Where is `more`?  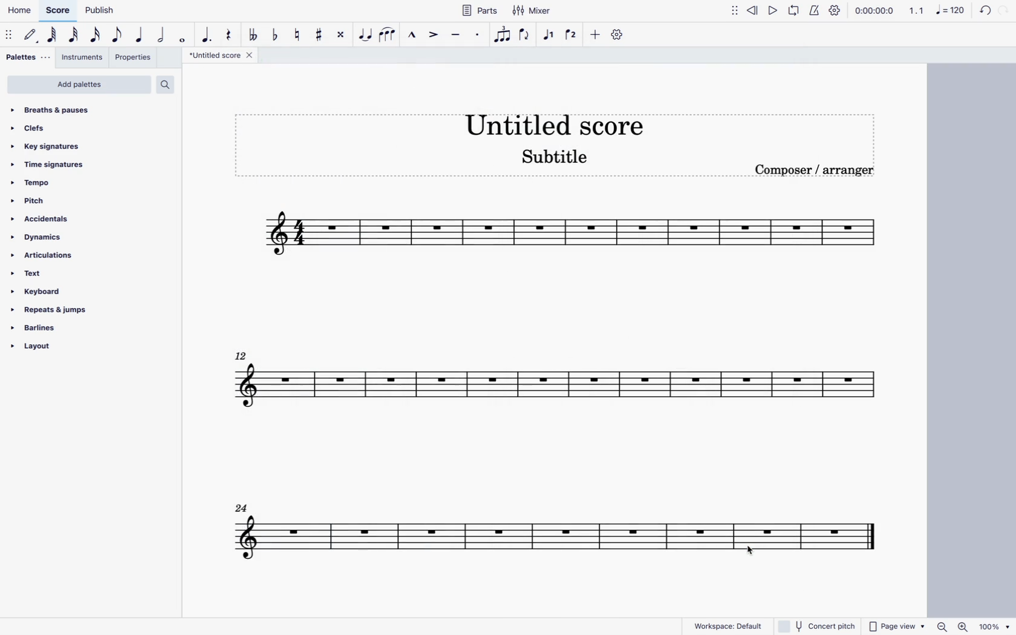 more is located at coordinates (596, 35).